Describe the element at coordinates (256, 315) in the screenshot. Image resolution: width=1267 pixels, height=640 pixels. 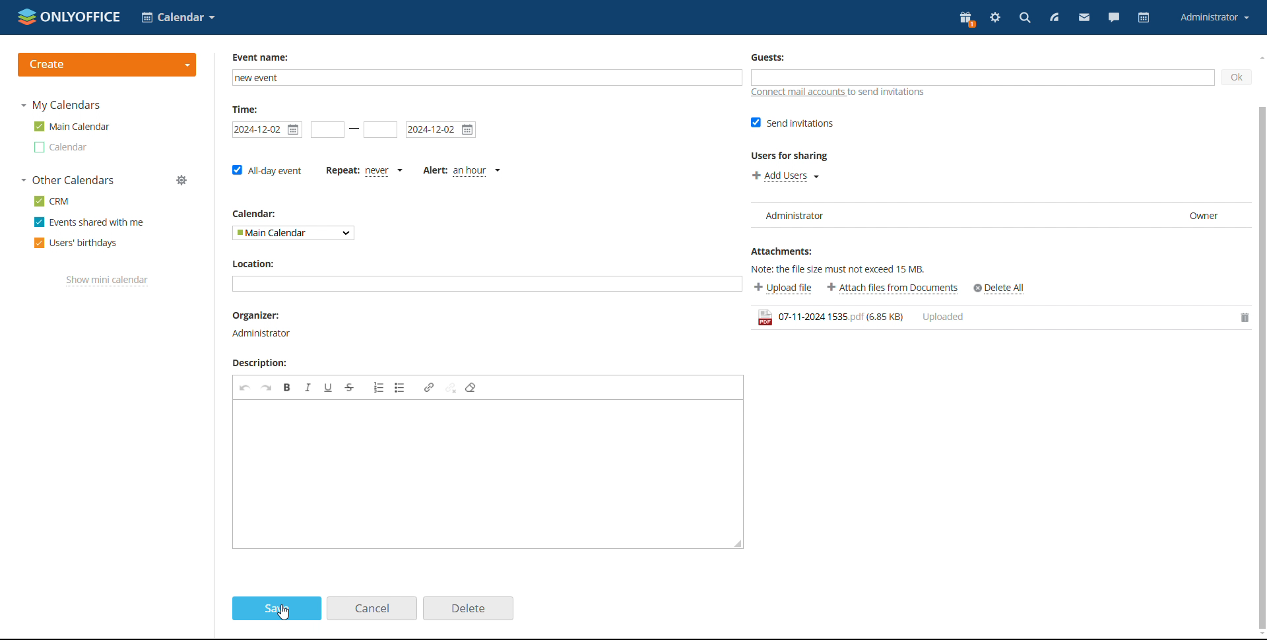
I see `location` at that location.